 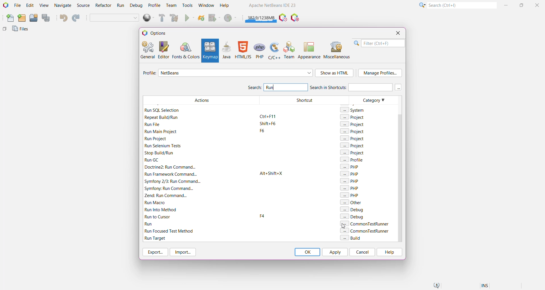 What do you see at coordinates (157, 33) in the screenshot?
I see `Options` at bounding box center [157, 33].